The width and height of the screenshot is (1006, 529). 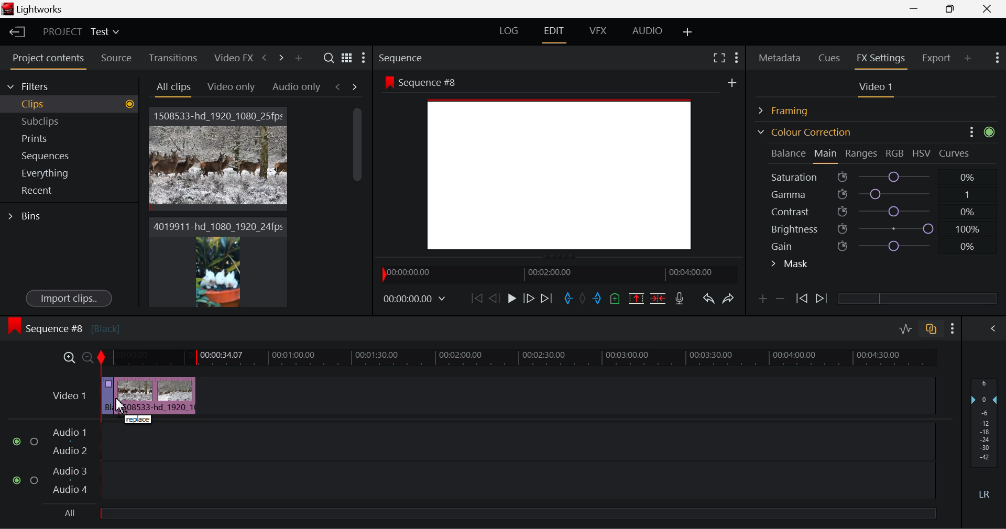 What do you see at coordinates (476, 298) in the screenshot?
I see `To Start` at bounding box center [476, 298].